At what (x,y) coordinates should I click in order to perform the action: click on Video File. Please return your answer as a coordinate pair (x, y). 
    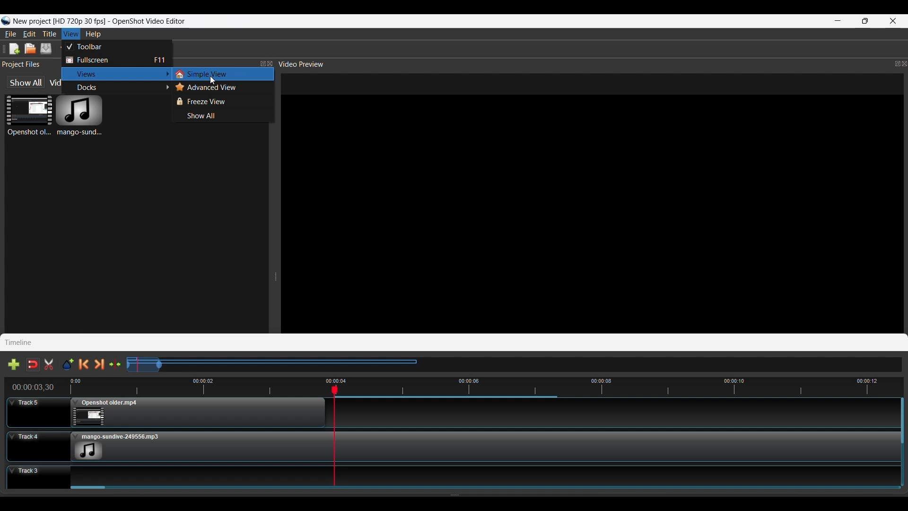
    Looking at the image, I should click on (29, 115).